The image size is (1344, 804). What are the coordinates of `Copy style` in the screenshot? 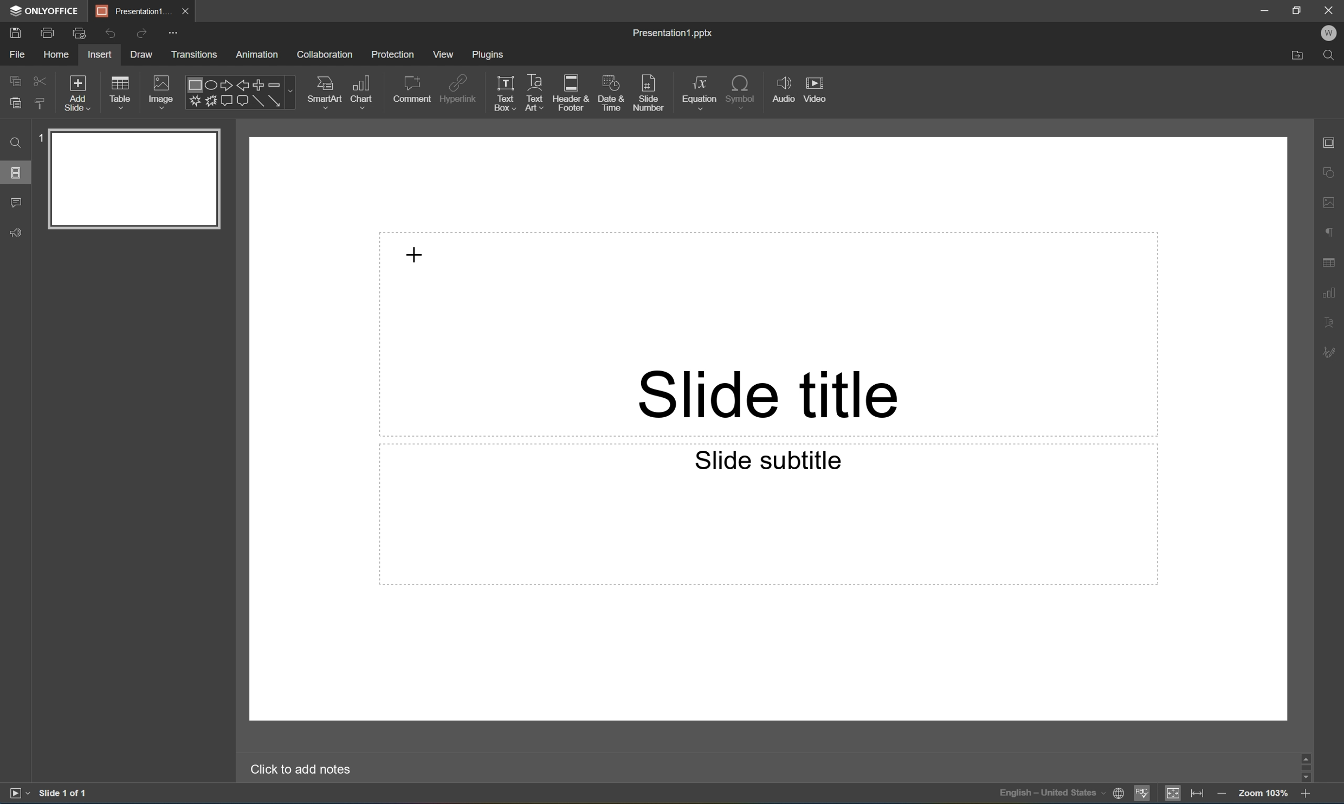 It's located at (41, 104).